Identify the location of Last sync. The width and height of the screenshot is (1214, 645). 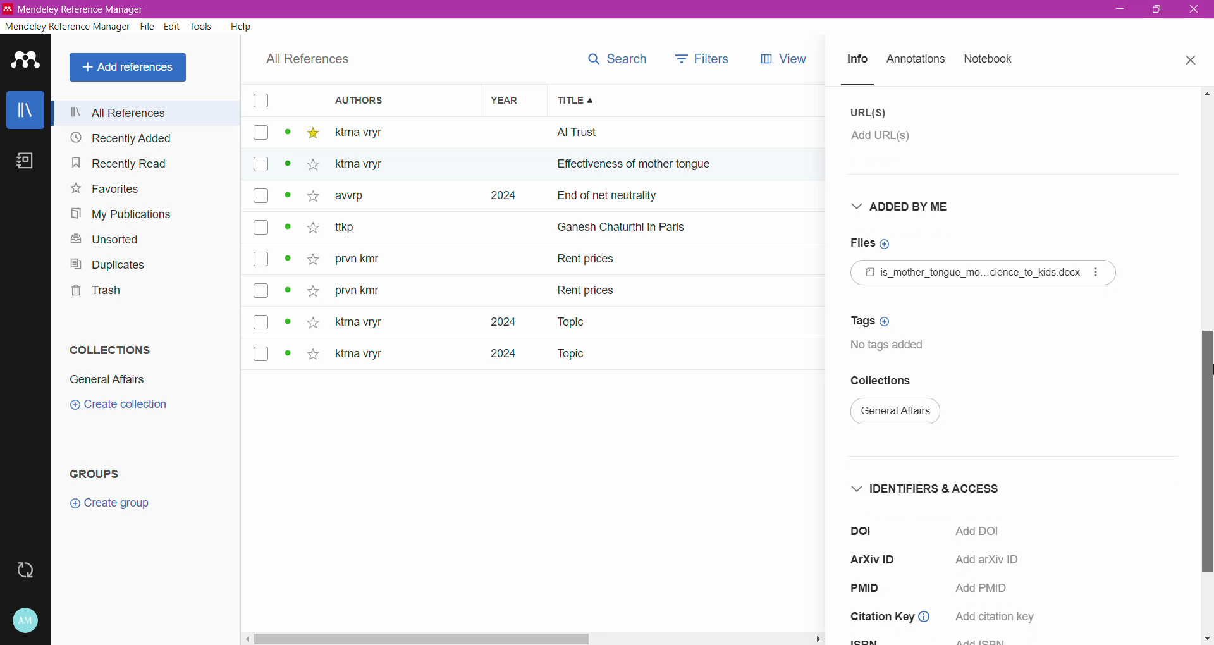
(25, 570).